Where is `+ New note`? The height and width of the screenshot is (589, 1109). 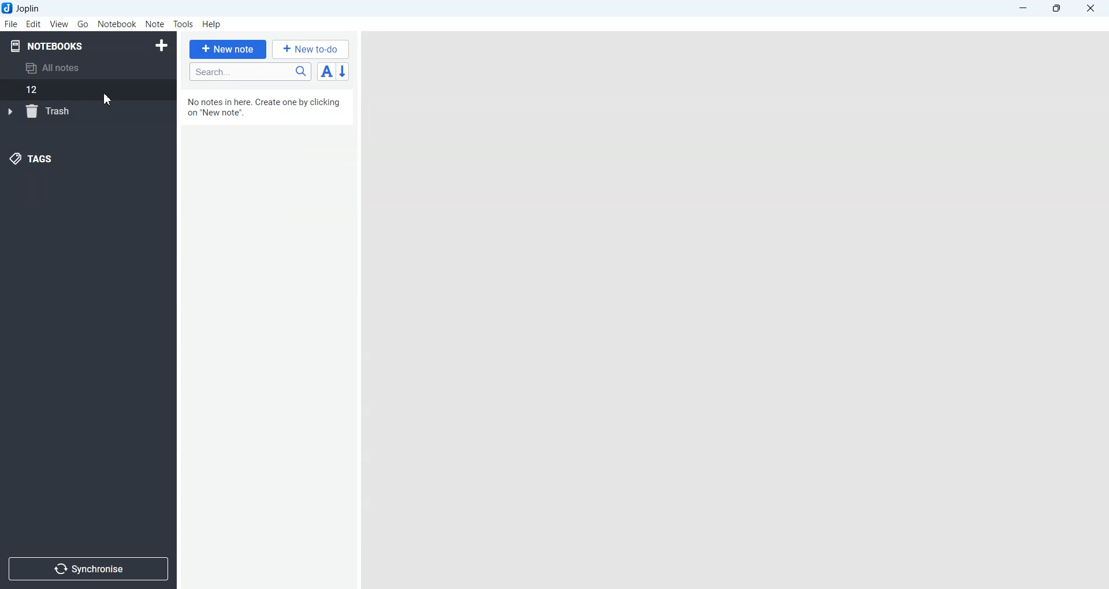 + New note is located at coordinates (228, 49).